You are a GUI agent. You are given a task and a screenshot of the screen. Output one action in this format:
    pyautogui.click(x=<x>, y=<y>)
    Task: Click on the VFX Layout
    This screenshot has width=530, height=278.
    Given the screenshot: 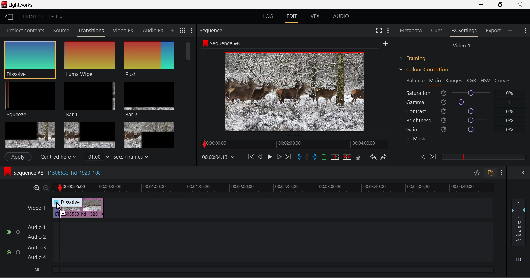 What is the action you would take?
    pyautogui.click(x=316, y=17)
    